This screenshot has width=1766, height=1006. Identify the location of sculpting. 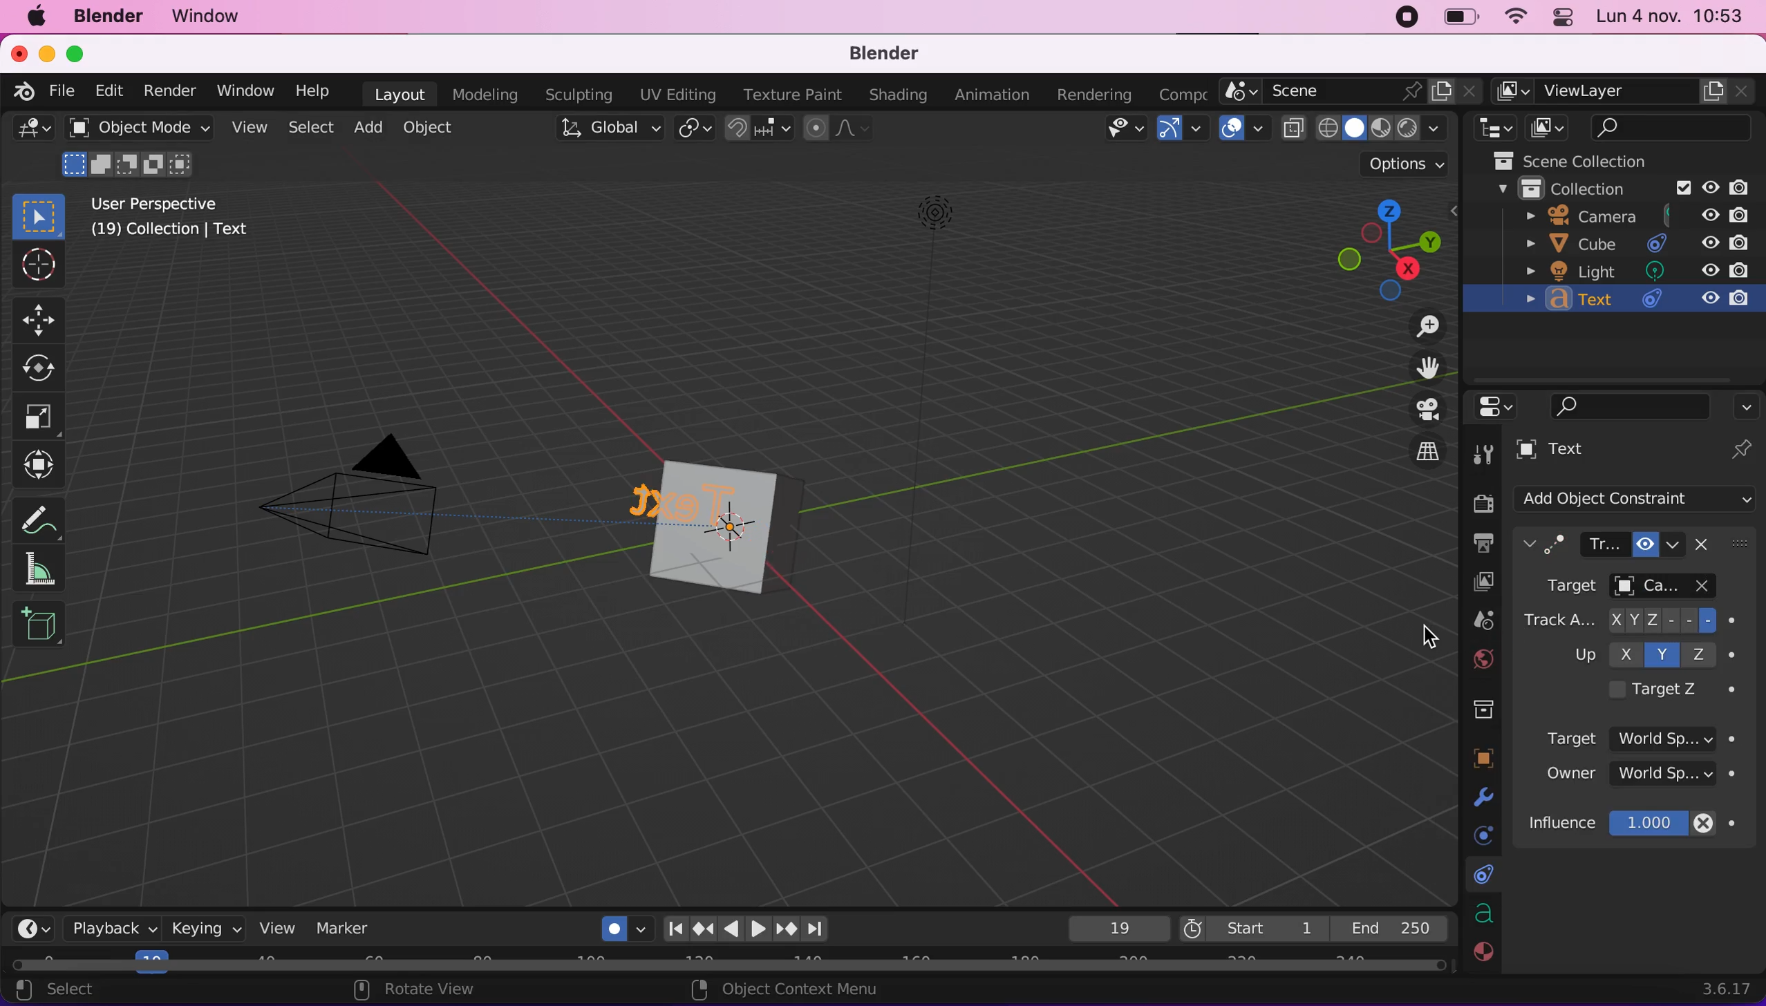
(582, 96).